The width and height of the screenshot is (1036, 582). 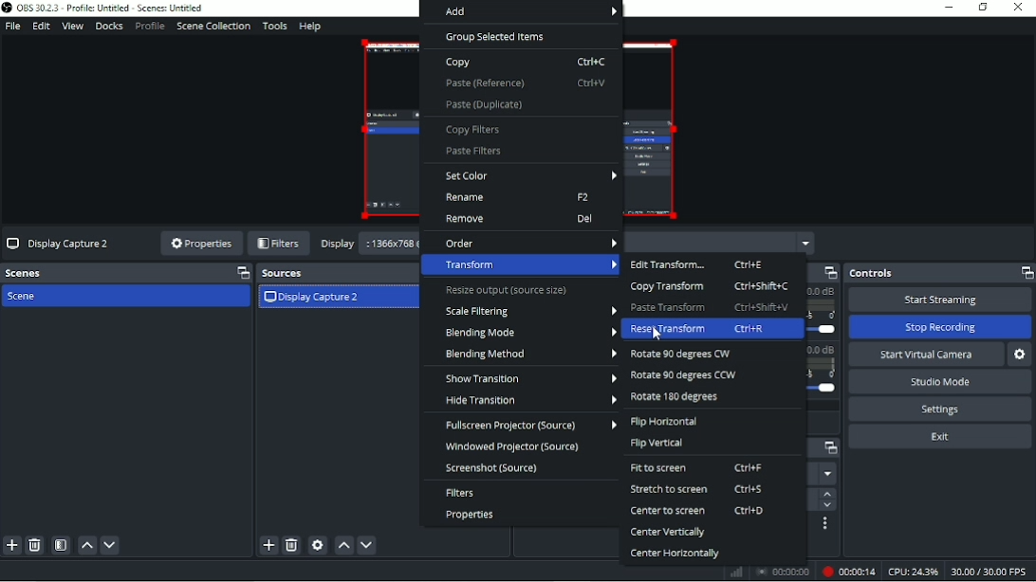 What do you see at coordinates (344, 545) in the screenshot?
I see `Move source(s) up` at bounding box center [344, 545].